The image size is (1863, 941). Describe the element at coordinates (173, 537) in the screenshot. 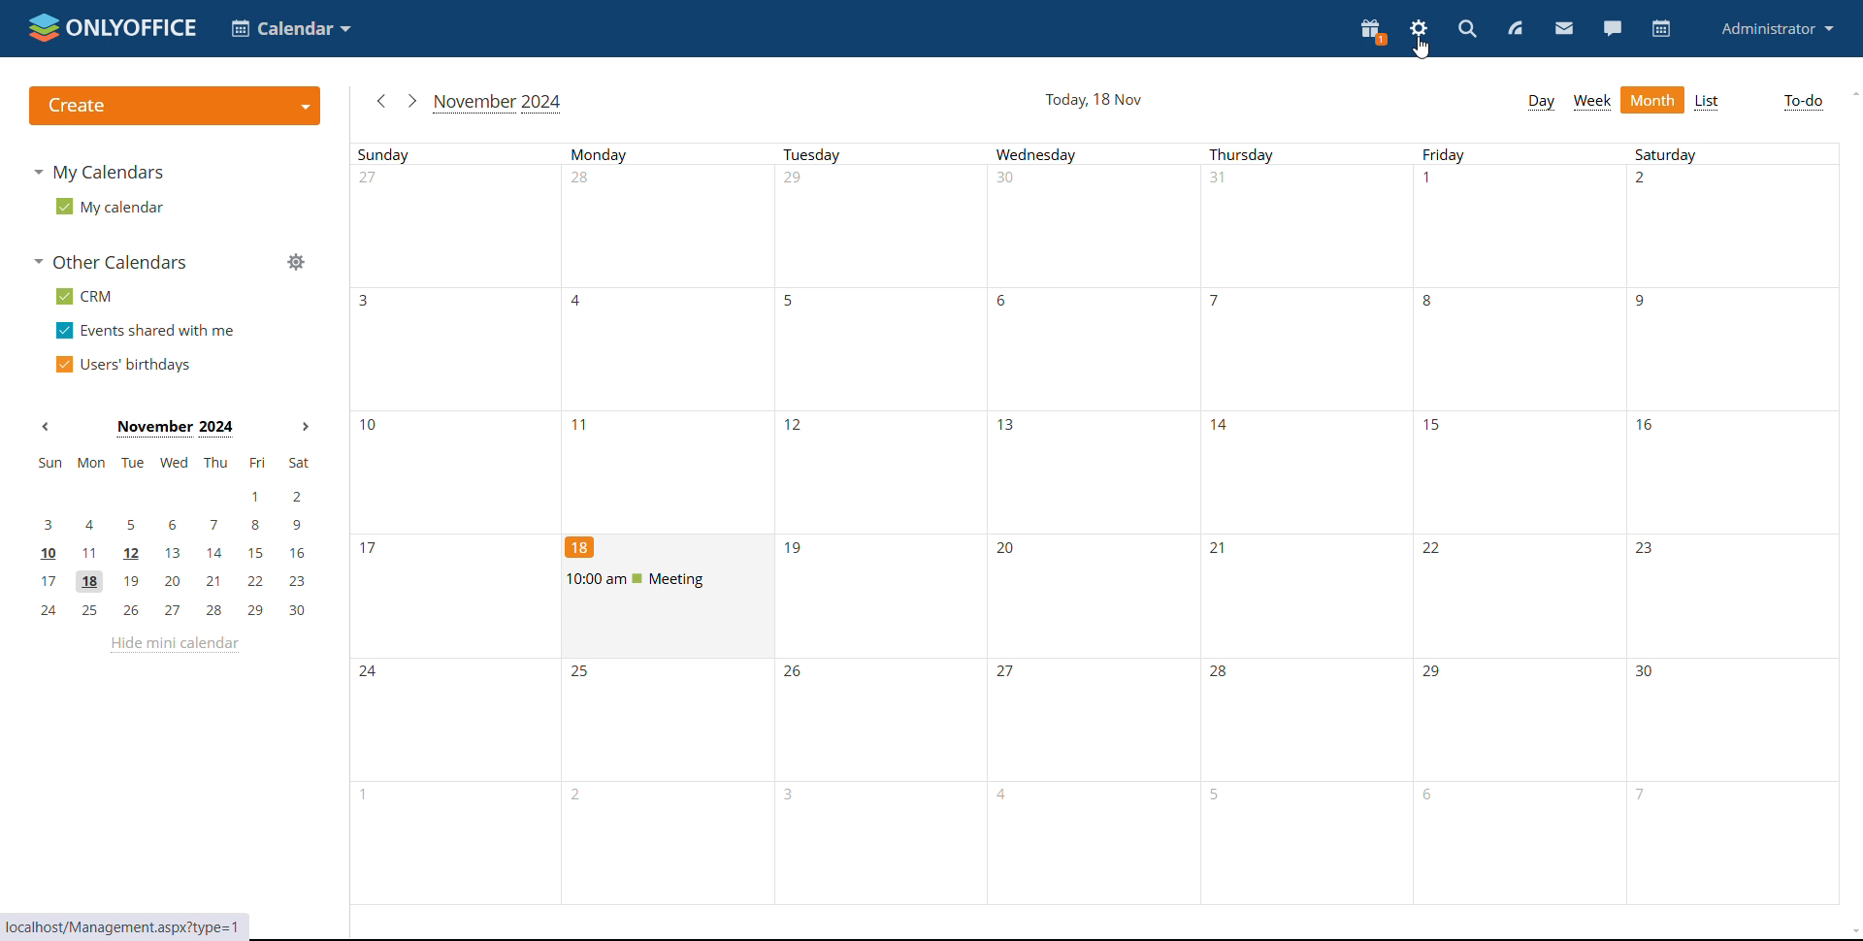

I see `mini calendar` at that location.